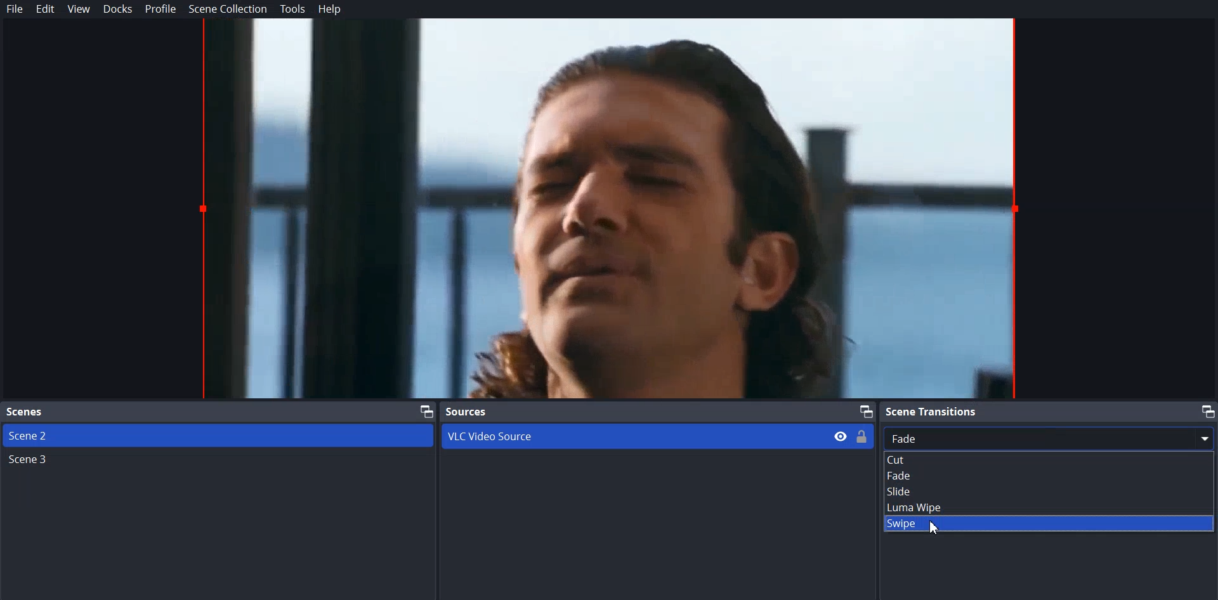 The height and width of the screenshot is (600, 1218). Describe the element at coordinates (292, 9) in the screenshot. I see `Tools` at that location.